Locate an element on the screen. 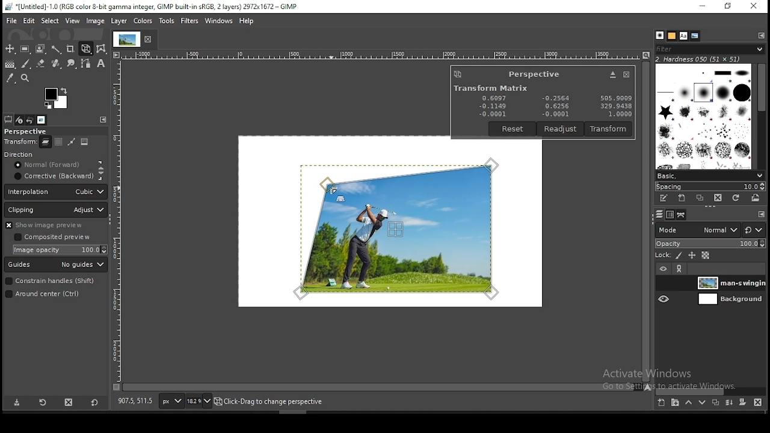 This screenshot has height=433, width=770. move layer is located at coordinates (58, 142).